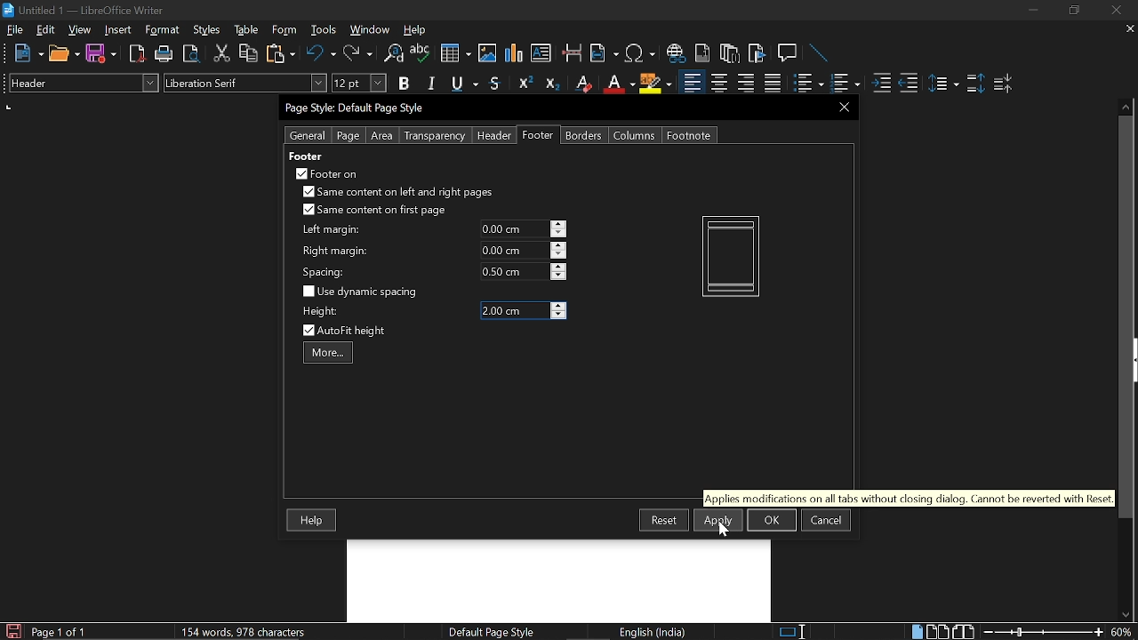  What do you see at coordinates (28, 53) in the screenshot?
I see `NEw` at bounding box center [28, 53].